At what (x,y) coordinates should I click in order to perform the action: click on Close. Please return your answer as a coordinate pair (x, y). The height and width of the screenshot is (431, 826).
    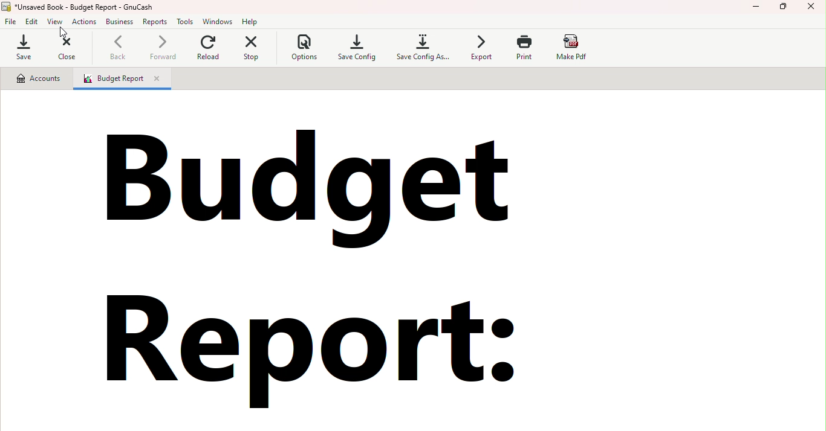
    Looking at the image, I should click on (812, 11).